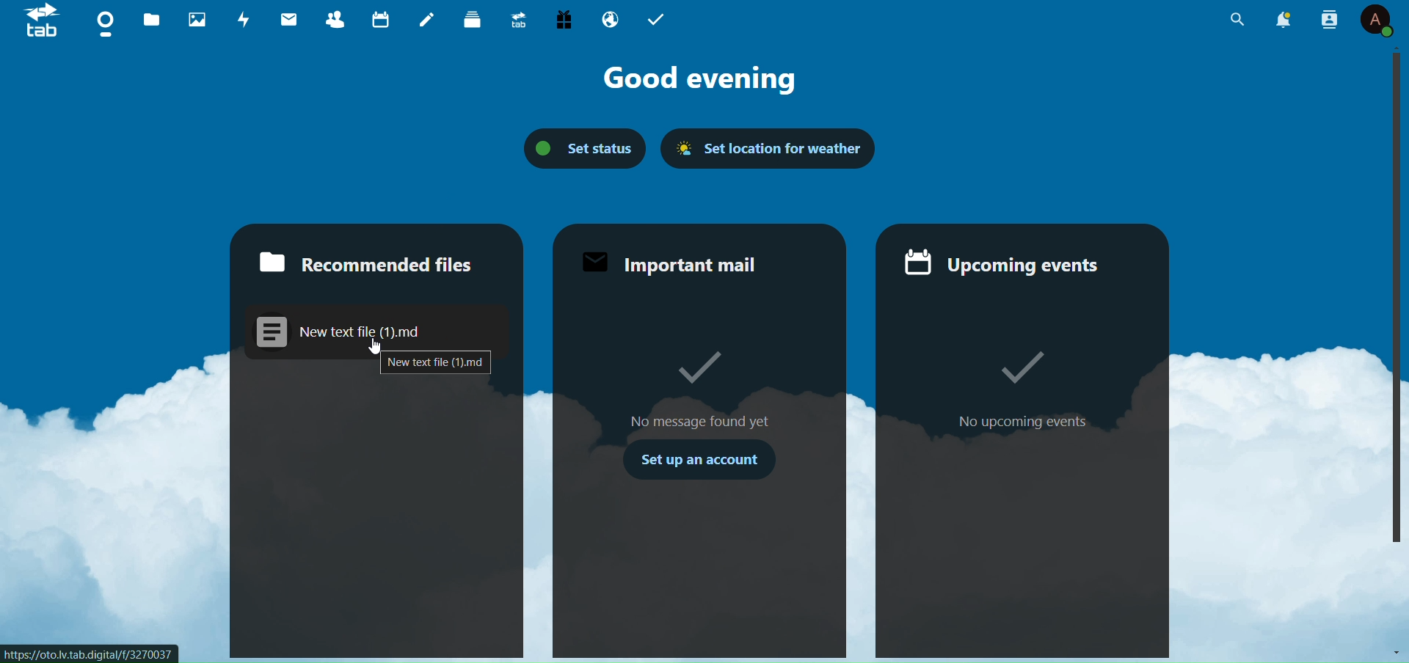  Describe the element at coordinates (1011, 265) in the screenshot. I see `upcoming events` at that location.